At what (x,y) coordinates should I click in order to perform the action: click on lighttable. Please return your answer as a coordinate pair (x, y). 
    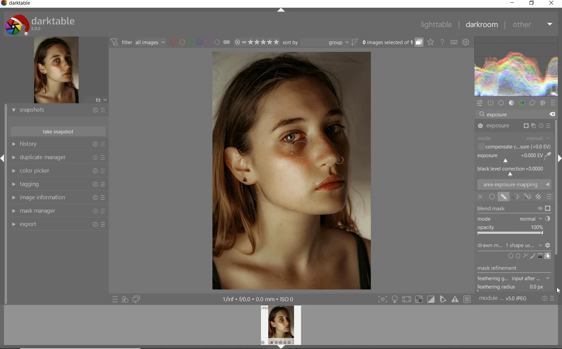
    Looking at the image, I should click on (438, 24).